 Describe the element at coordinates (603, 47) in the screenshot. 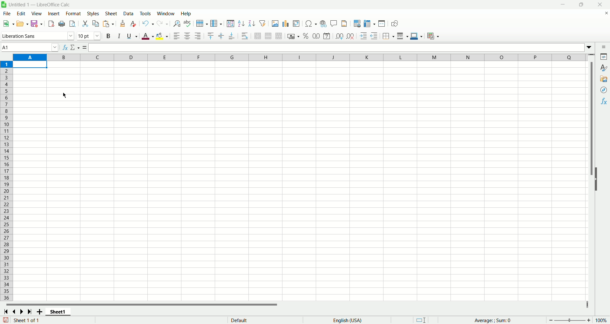

I see `sidebar` at that location.